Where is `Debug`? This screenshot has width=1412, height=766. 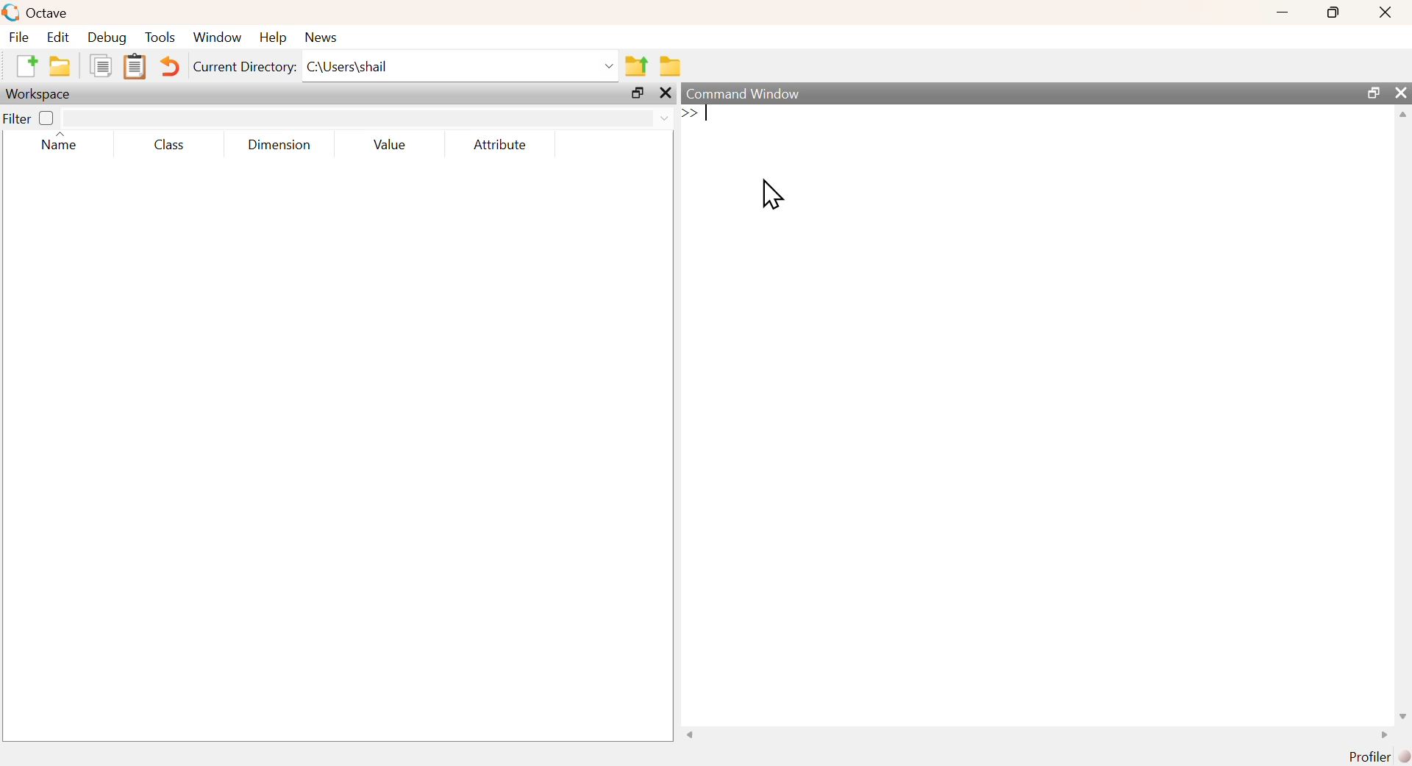
Debug is located at coordinates (107, 37).